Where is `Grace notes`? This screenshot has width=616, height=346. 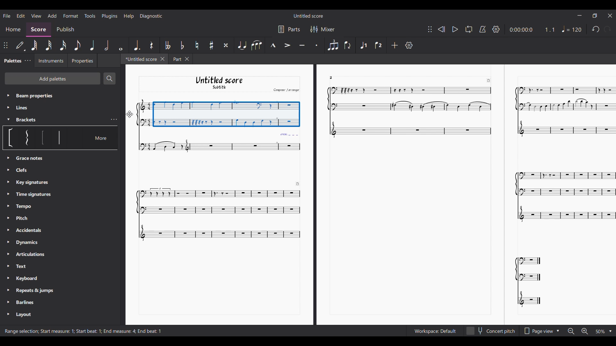
Grace notes is located at coordinates (24, 170).